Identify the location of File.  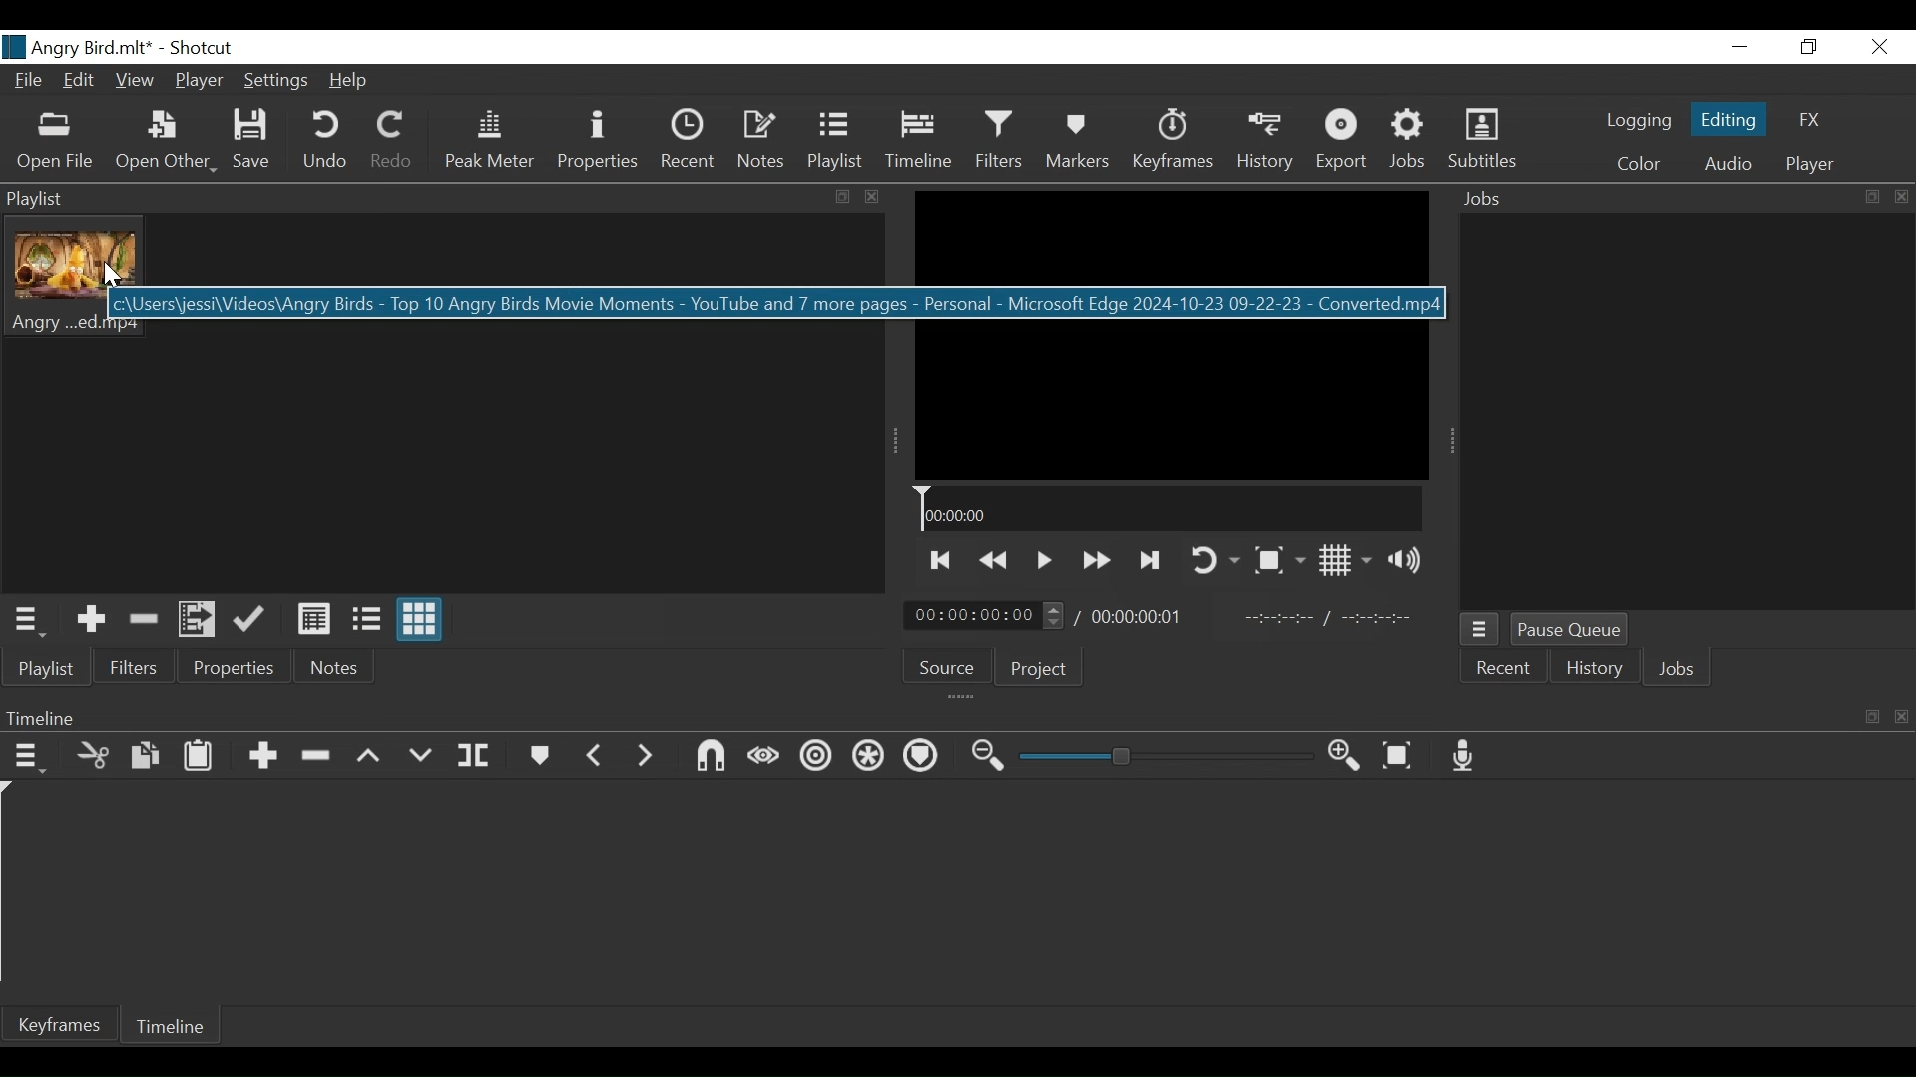
(27, 79).